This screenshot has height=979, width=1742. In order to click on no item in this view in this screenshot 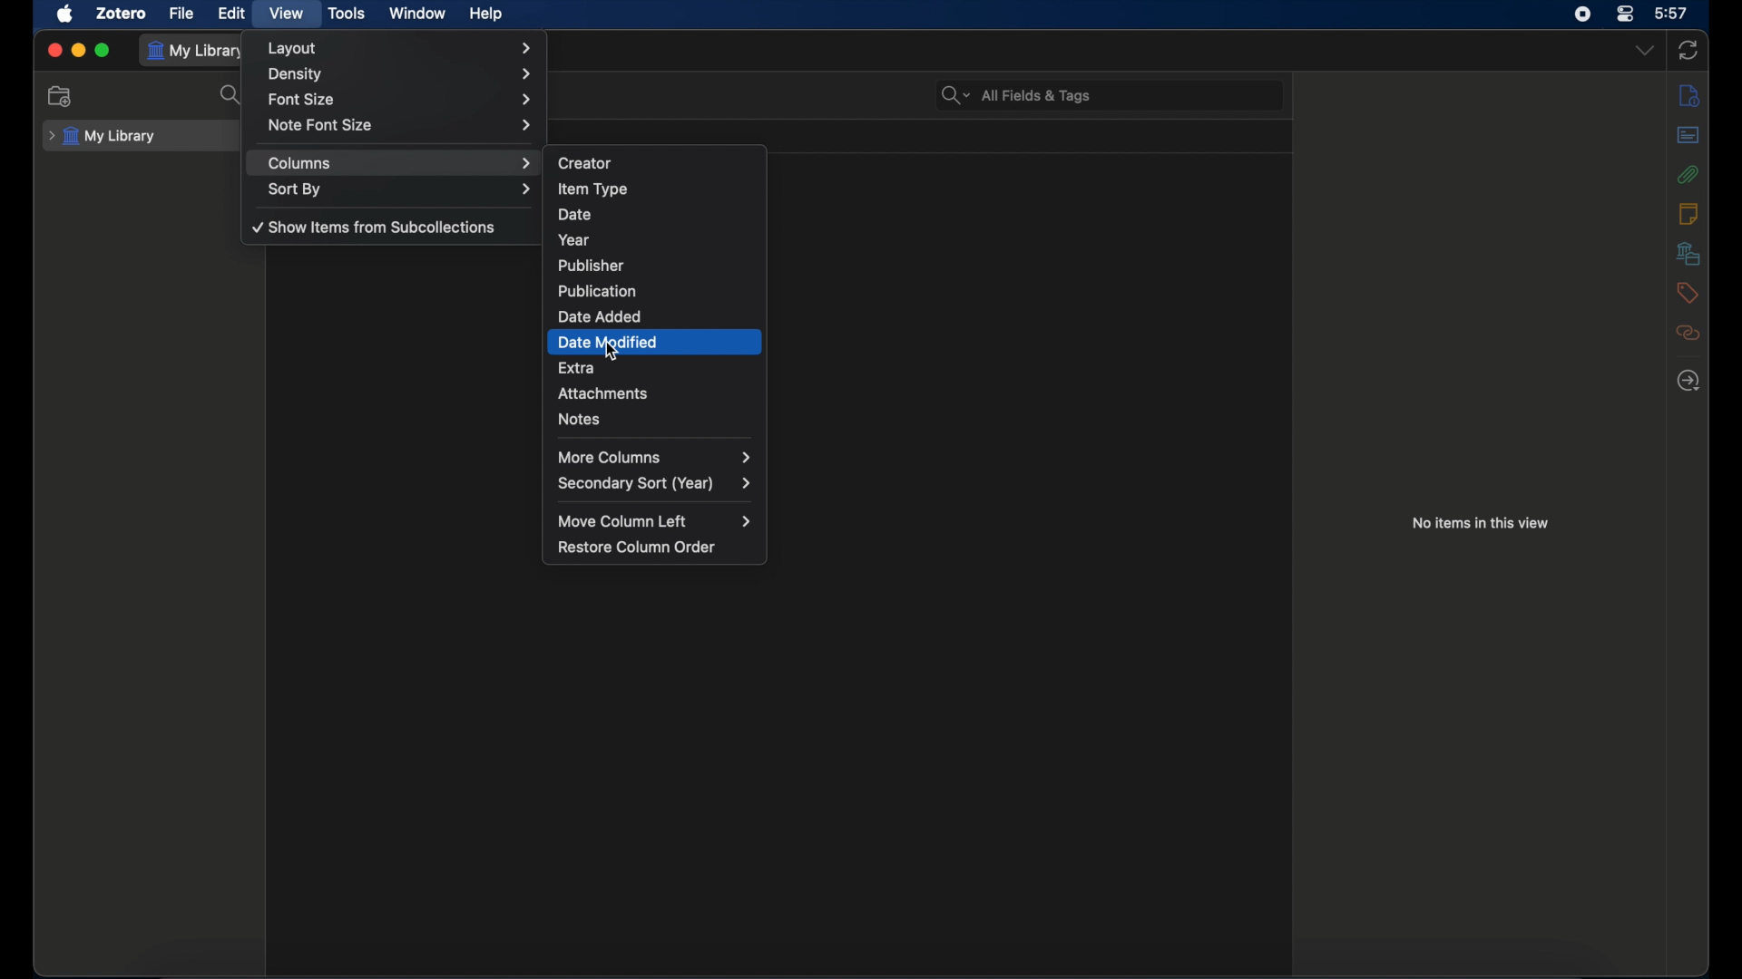, I will do `click(1481, 522)`.